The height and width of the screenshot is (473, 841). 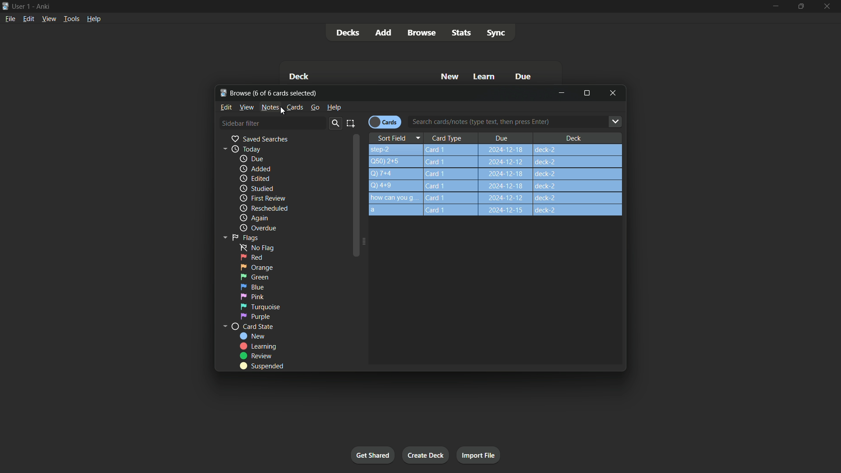 I want to click on Saved searches, so click(x=259, y=139).